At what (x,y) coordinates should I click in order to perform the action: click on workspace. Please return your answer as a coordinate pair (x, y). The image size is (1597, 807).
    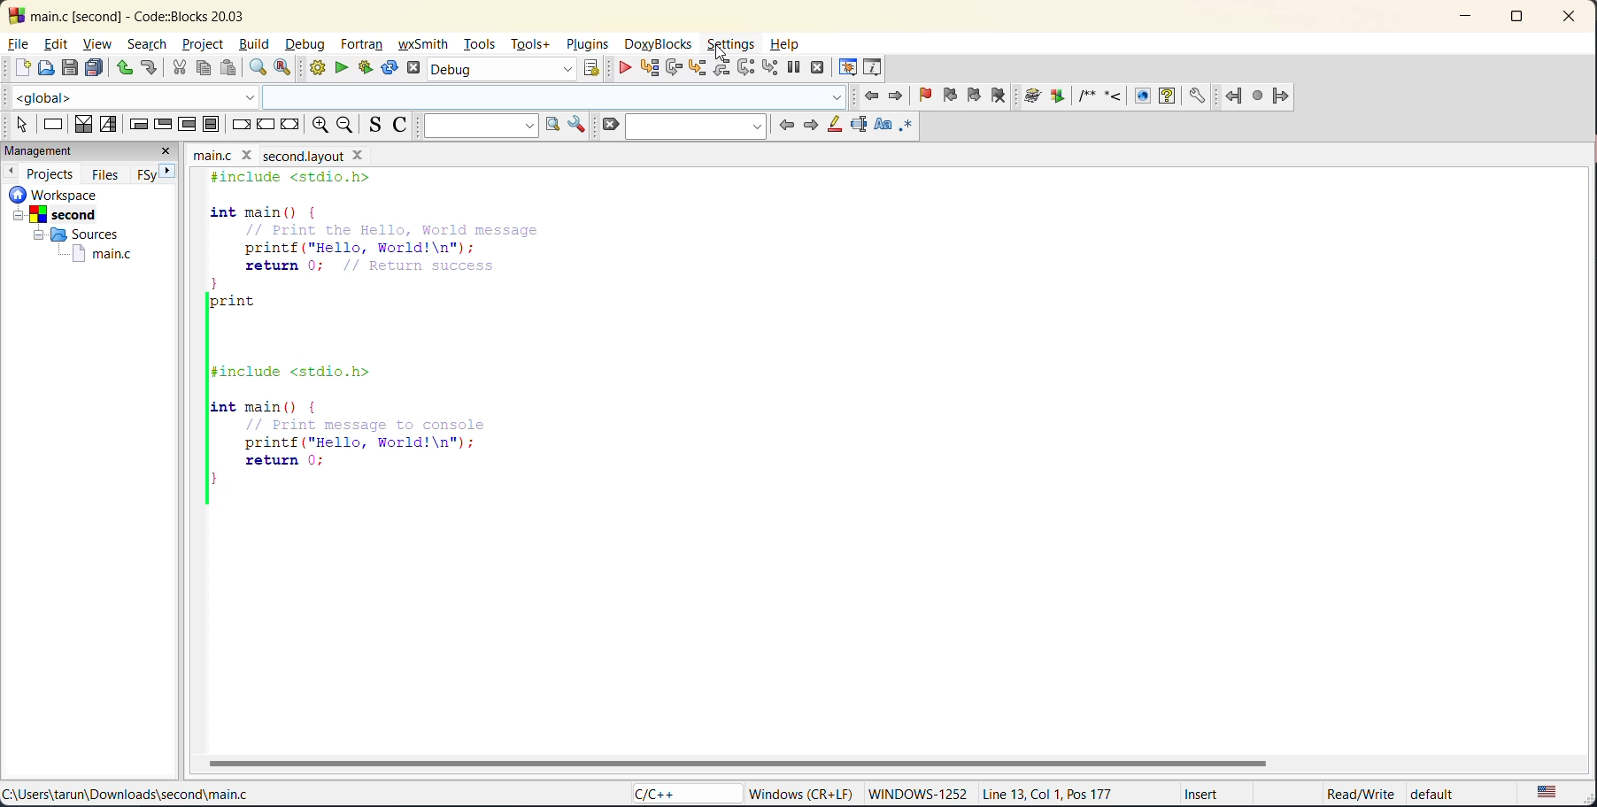
    Looking at the image, I should click on (78, 194).